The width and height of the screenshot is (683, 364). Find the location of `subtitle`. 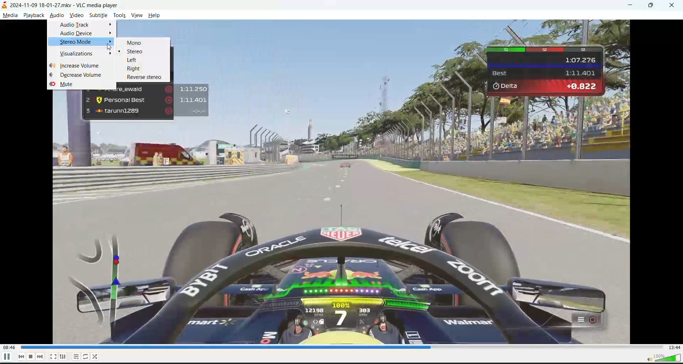

subtitle is located at coordinates (98, 15).